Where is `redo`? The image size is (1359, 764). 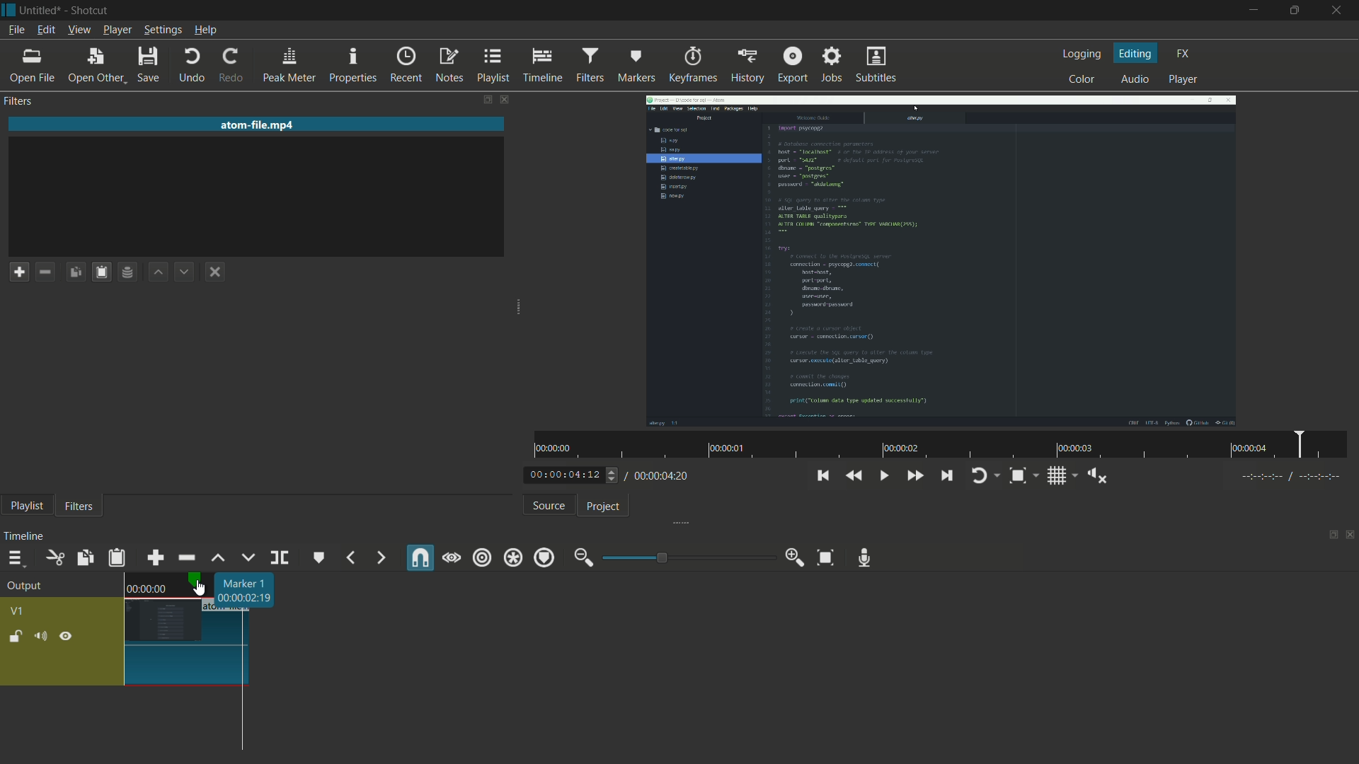
redo is located at coordinates (231, 65).